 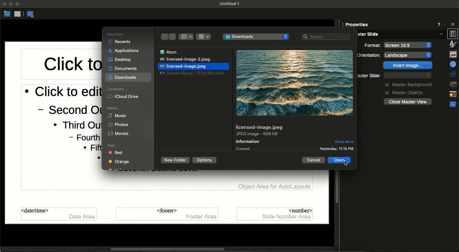 What do you see at coordinates (269, 187) in the screenshot?
I see `Objects area` at bounding box center [269, 187].